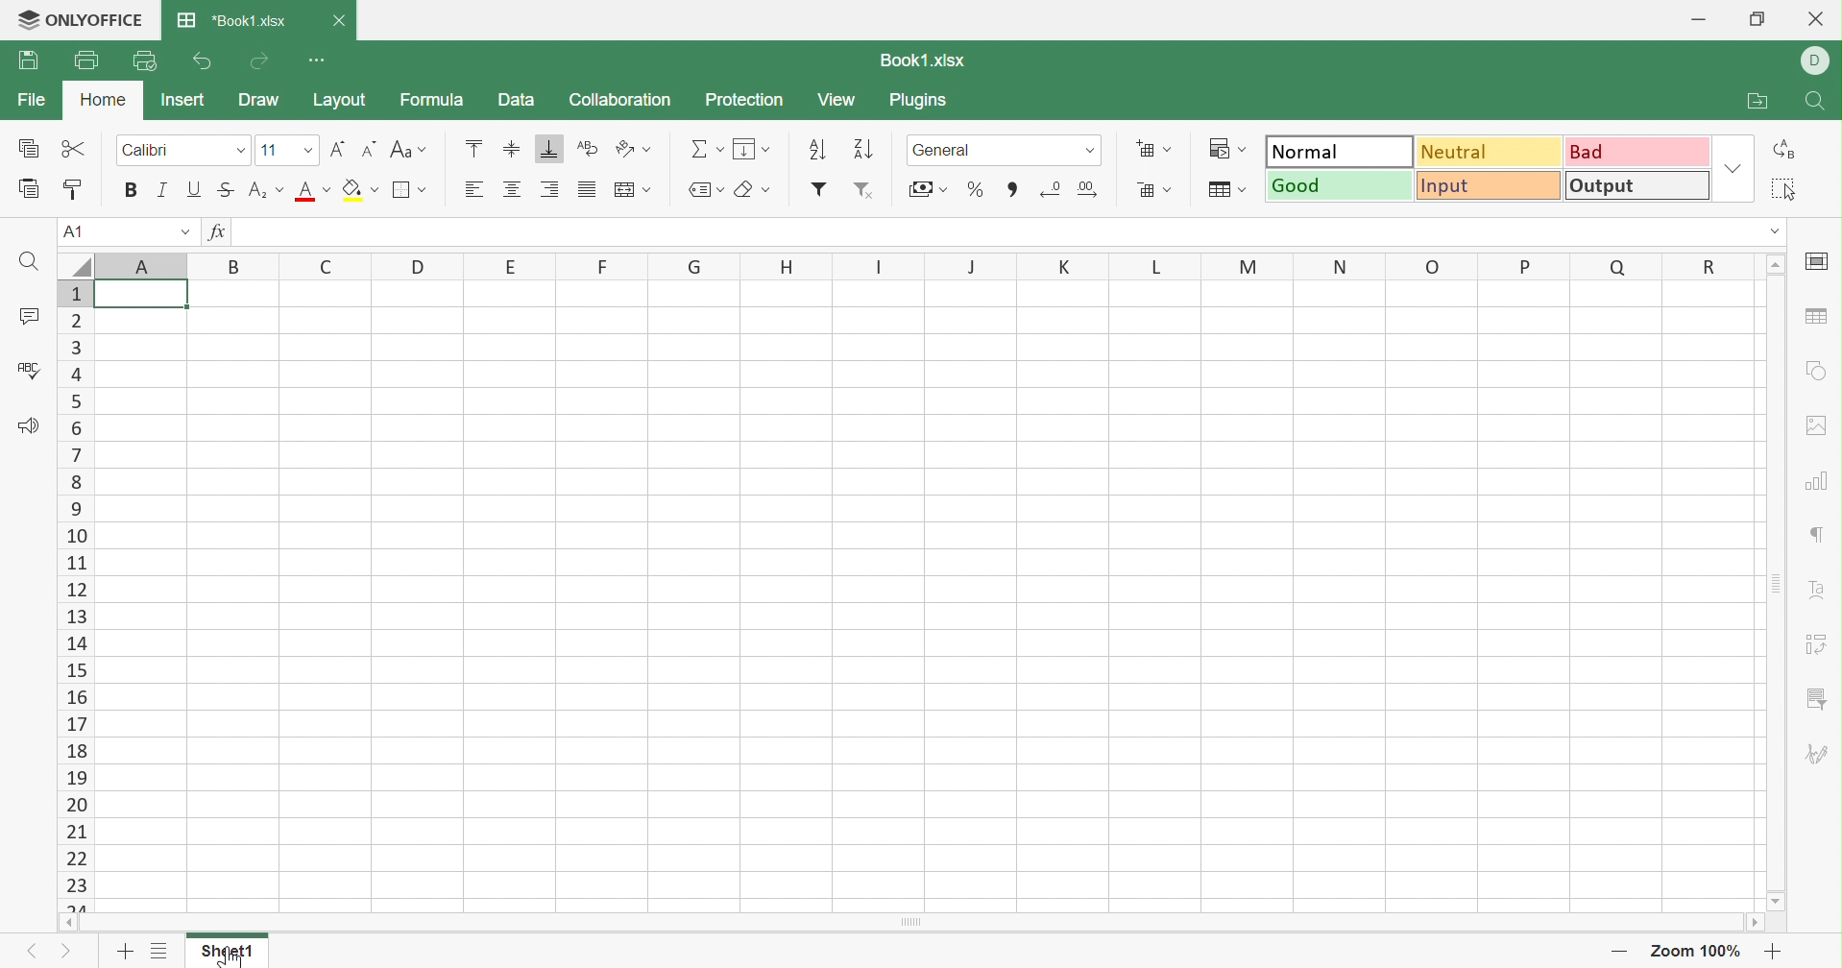  What do you see at coordinates (924, 102) in the screenshot?
I see `Plugins` at bounding box center [924, 102].